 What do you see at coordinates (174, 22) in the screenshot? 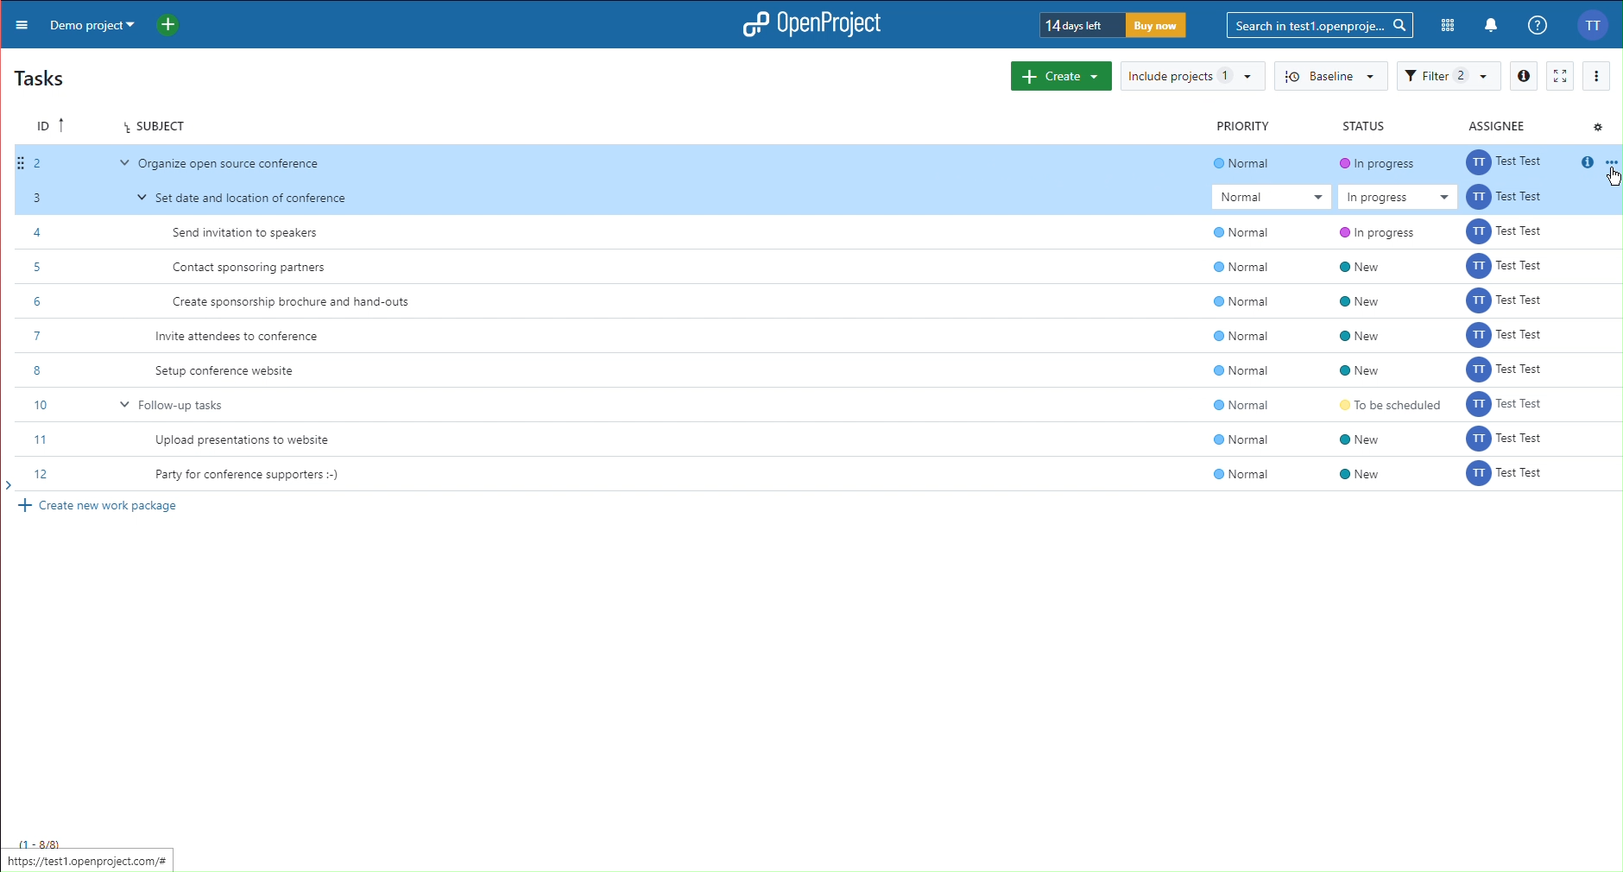
I see `New Project` at bounding box center [174, 22].